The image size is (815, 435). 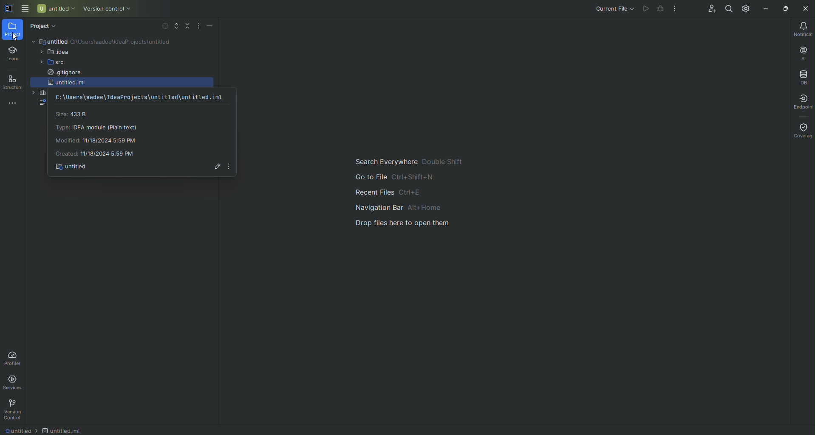 I want to click on .gitignore, so click(x=62, y=73).